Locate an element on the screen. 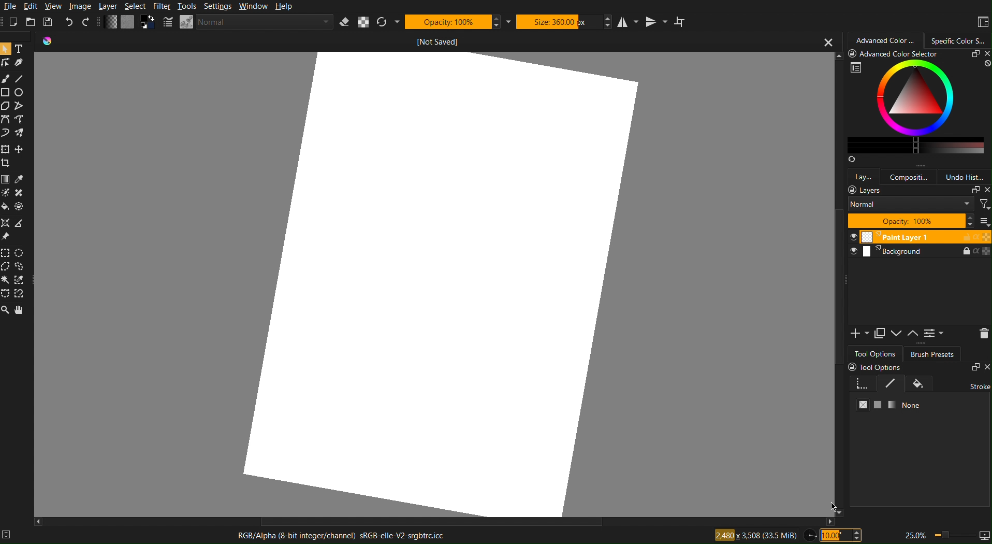  Color Settings is located at coordinates (129, 23).